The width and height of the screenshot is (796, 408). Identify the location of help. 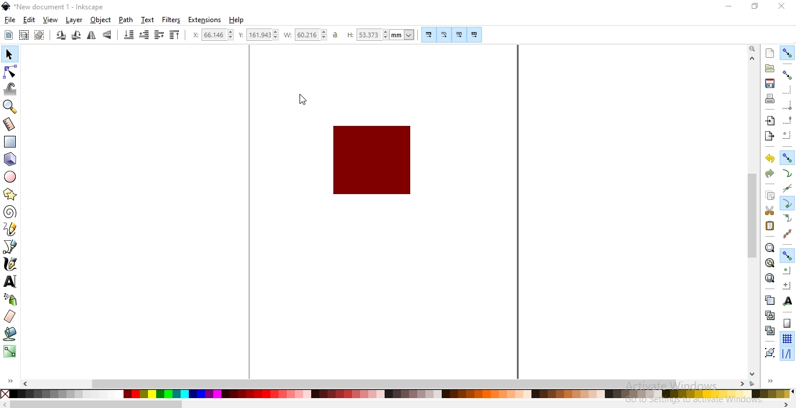
(237, 20).